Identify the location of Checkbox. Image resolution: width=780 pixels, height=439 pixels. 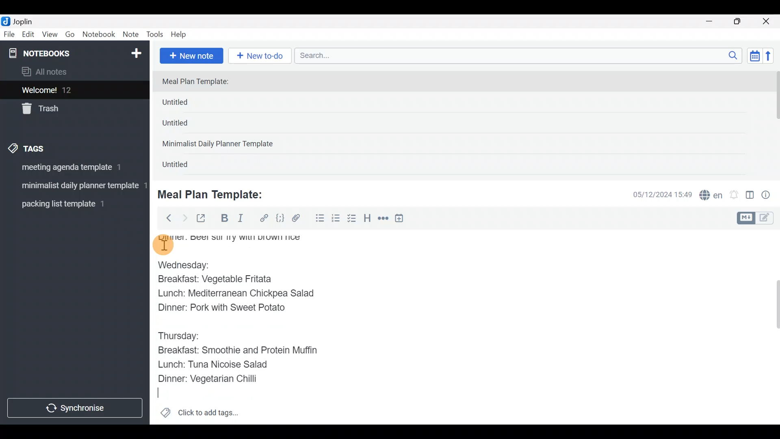
(353, 219).